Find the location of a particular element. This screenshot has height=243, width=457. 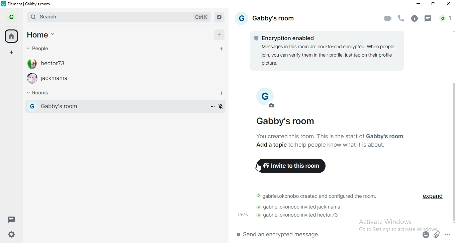

elements is located at coordinates (33, 4).